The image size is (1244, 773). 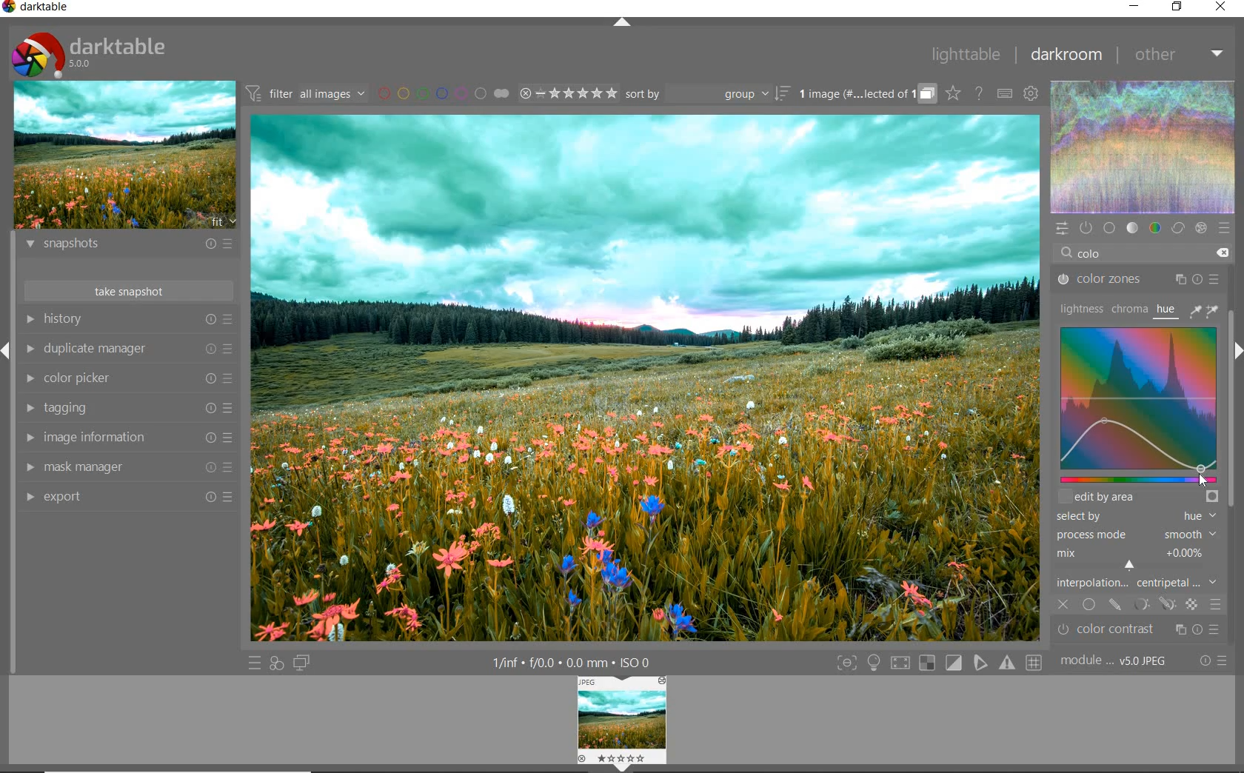 I want to click on slider, so click(x=1137, y=479).